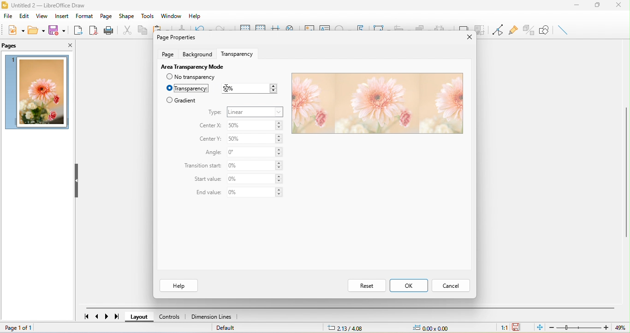 The width and height of the screenshot is (630, 333). I want to click on first page, so click(86, 315).